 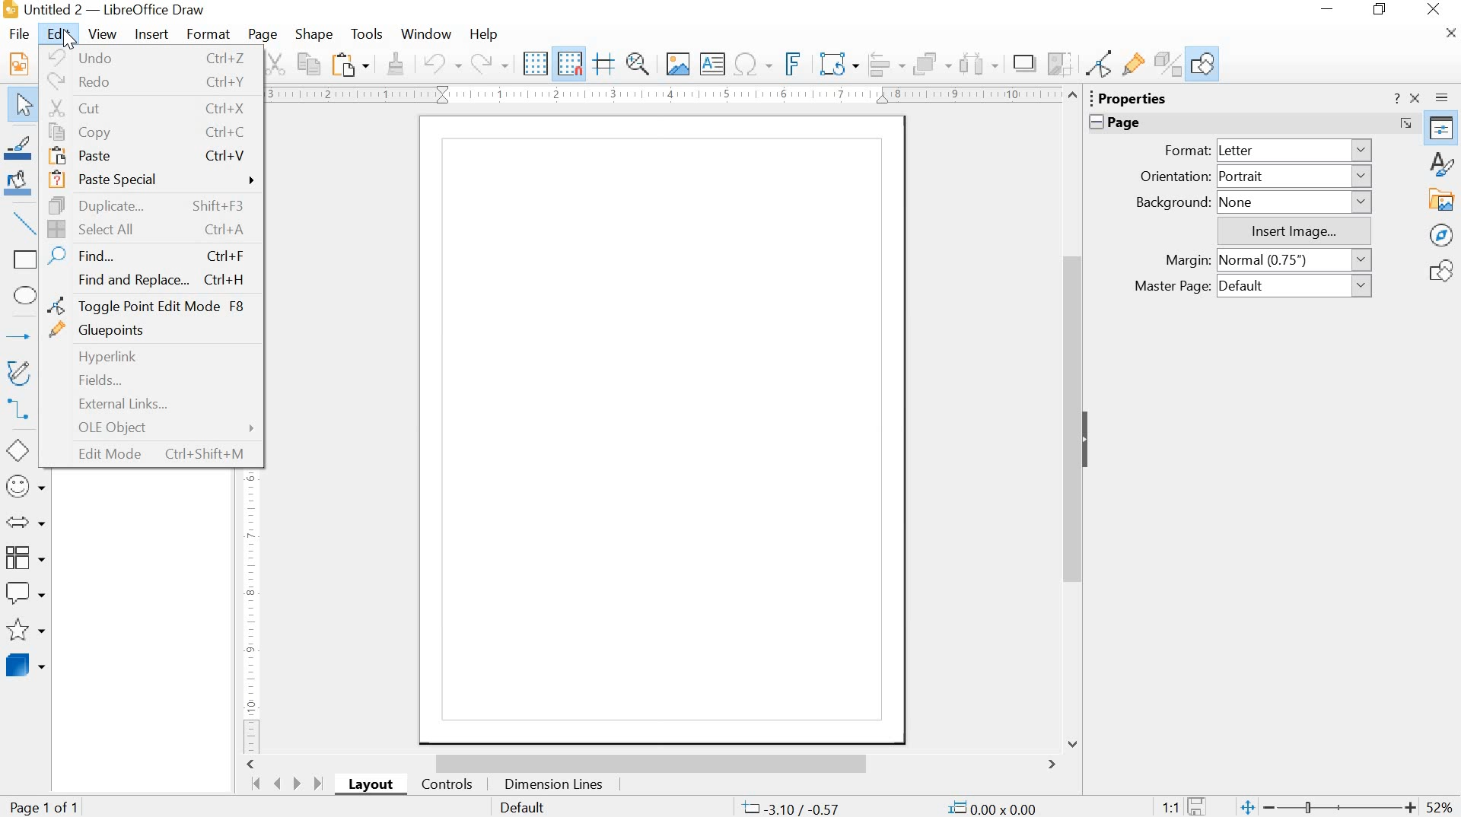 What do you see at coordinates (1058, 62) in the screenshot?
I see `Crop Image` at bounding box center [1058, 62].